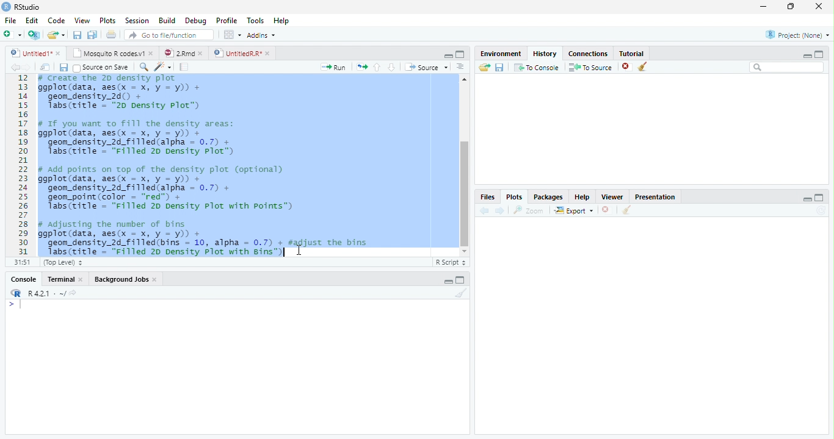 The image size is (834, 439). What do you see at coordinates (32, 68) in the screenshot?
I see `next` at bounding box center [32, 68].